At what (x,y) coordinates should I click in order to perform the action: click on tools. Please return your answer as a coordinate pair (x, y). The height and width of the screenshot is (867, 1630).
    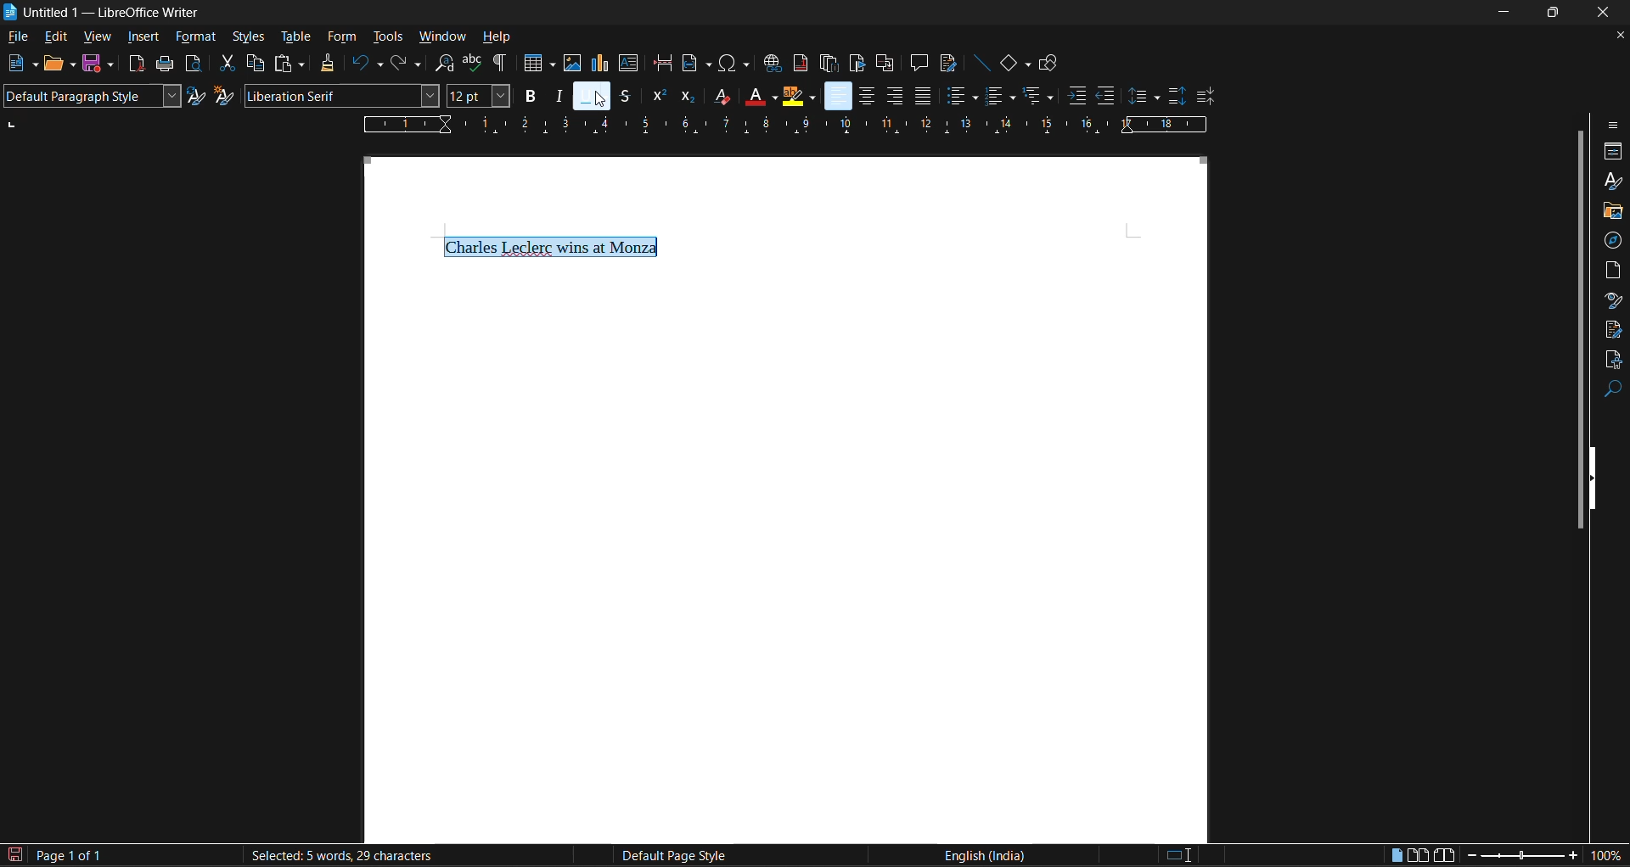
    Looking at the image, I should click on (386, 38).